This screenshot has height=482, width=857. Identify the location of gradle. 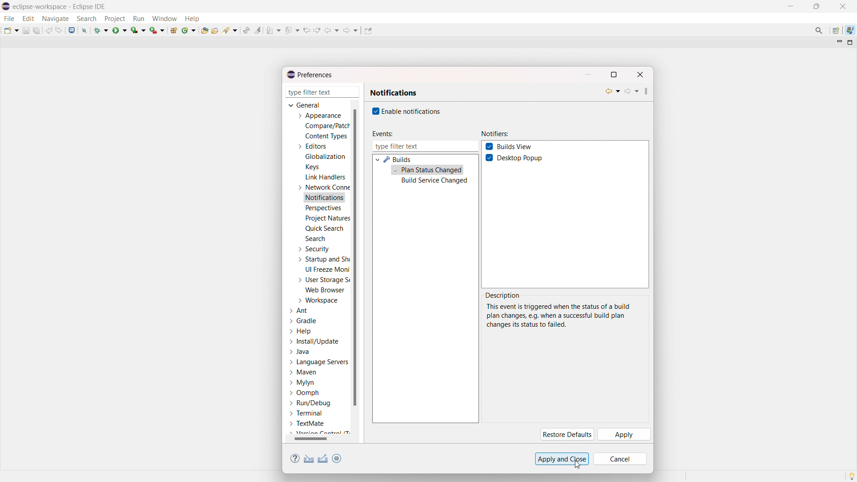
(304, 321).